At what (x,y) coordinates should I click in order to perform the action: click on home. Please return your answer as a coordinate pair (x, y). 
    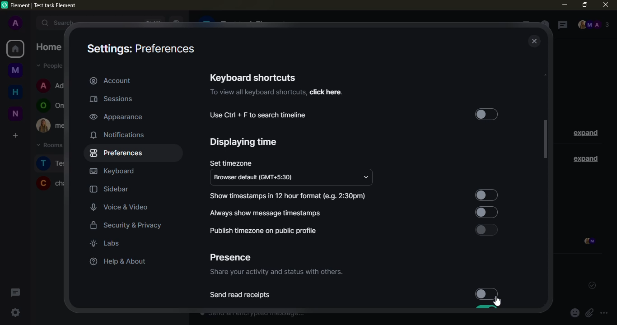
    Looking at the image, I should click on (16, 91).